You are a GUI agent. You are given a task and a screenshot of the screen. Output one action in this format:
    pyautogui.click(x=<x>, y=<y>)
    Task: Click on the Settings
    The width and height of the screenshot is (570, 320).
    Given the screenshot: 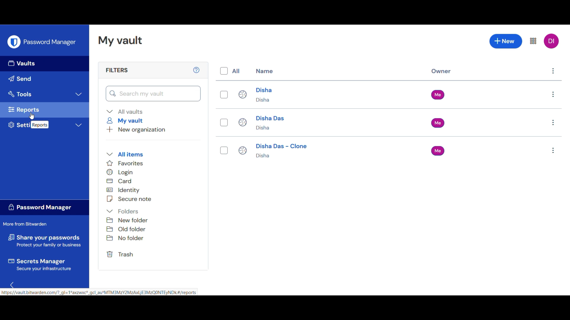 What is the action you would take?
    pyautogui.click(x=44, y=125)
    